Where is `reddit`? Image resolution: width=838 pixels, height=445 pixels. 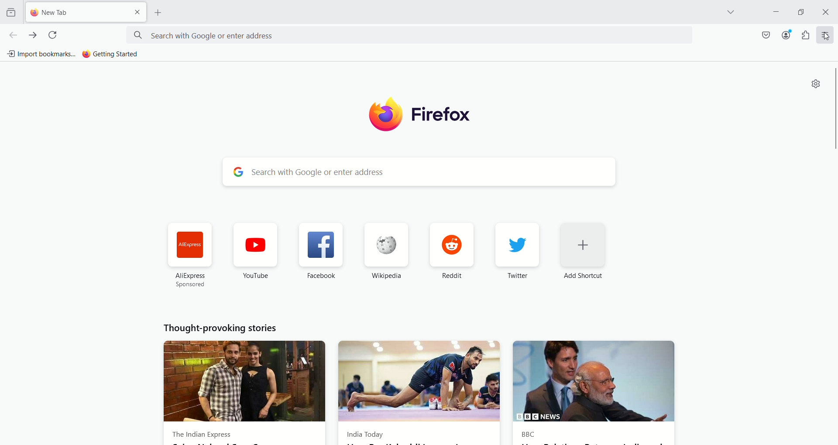 reddit is located at coordinates (455, 251).